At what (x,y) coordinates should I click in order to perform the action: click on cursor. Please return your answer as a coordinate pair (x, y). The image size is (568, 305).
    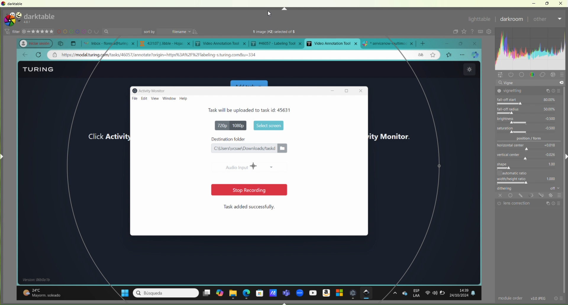
    Looking at the image, I should click on (269, 14).